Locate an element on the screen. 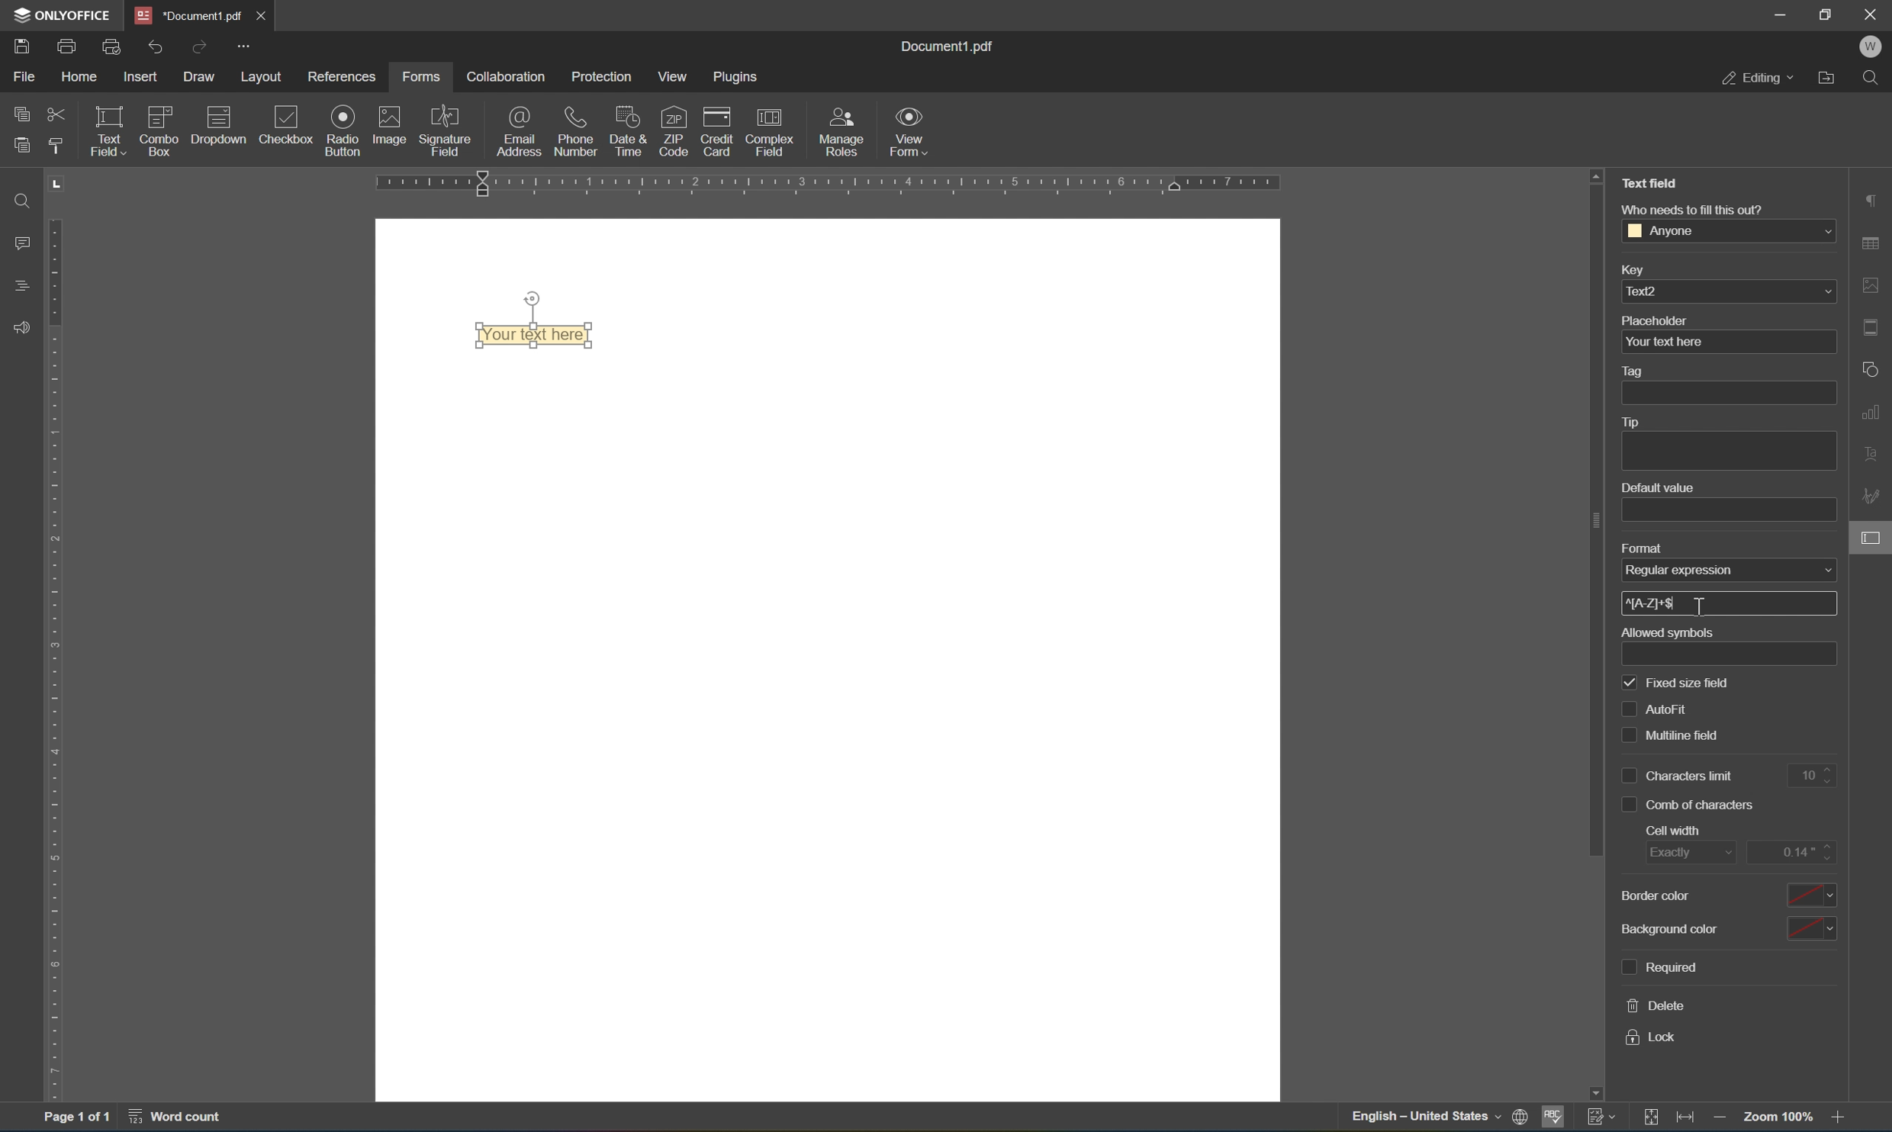 This screenshot has height=1132, width=1892. checkbox is located at coordinates (288, 124).